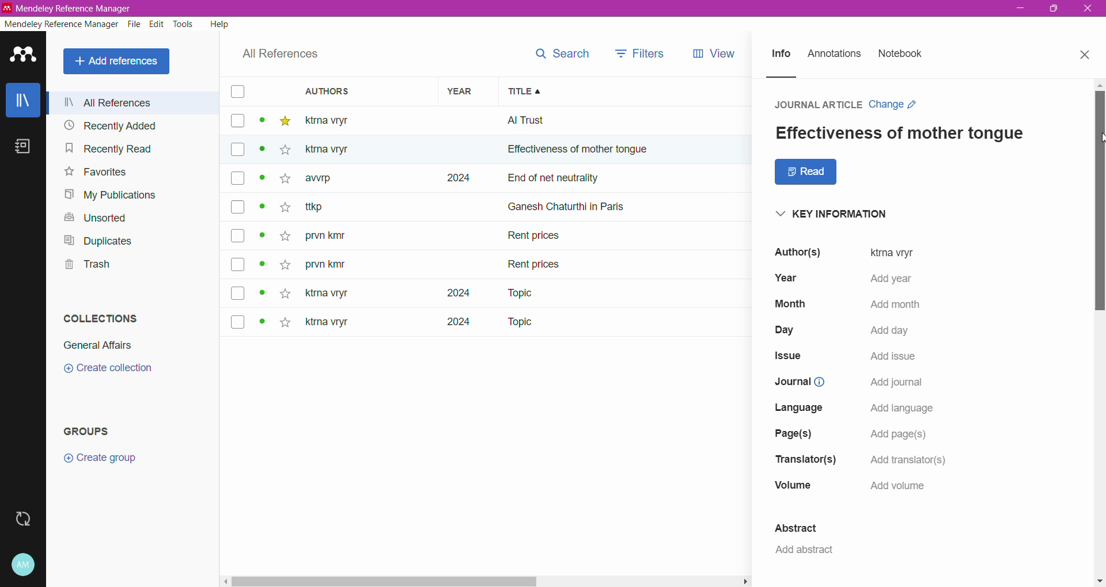  I want to click on Minimize, so click(1020, 8).